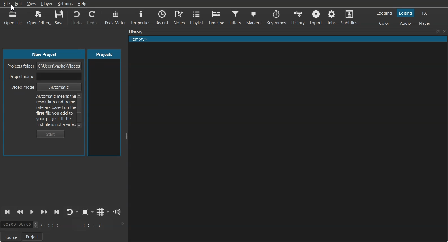 The width and height of the screenshot is (448, 242). Describe the element at coordinates (55, 110) in the screenshot. I see `Text` at that location.